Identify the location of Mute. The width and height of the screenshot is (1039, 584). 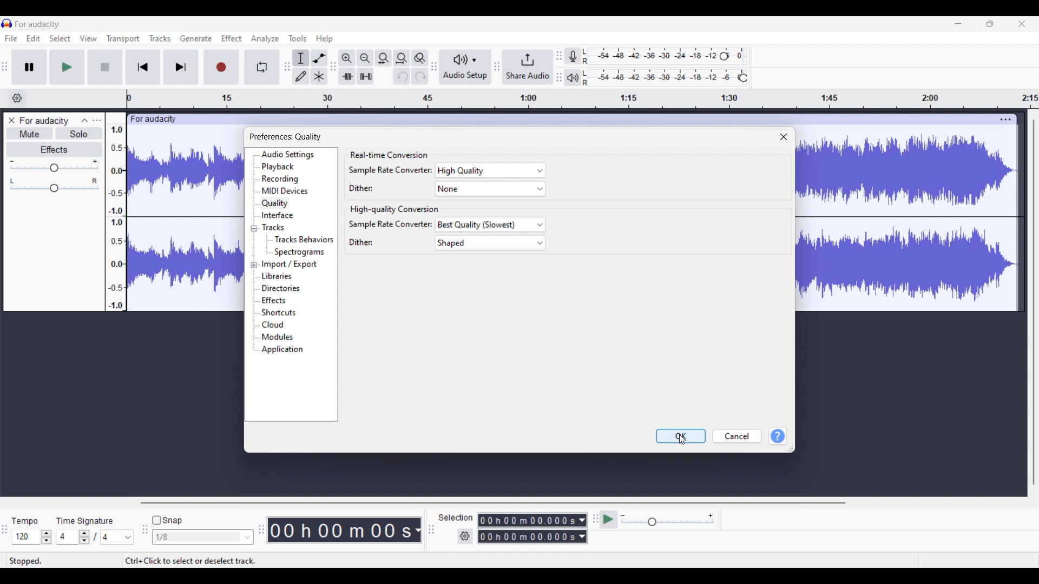
(30, 133).